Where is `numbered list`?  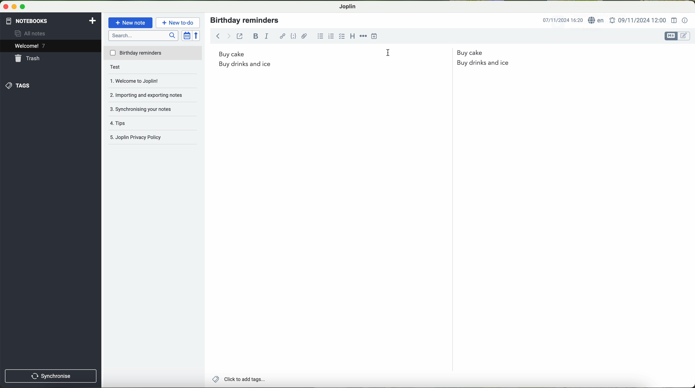 numbered list is located at coordinates (331, 36).